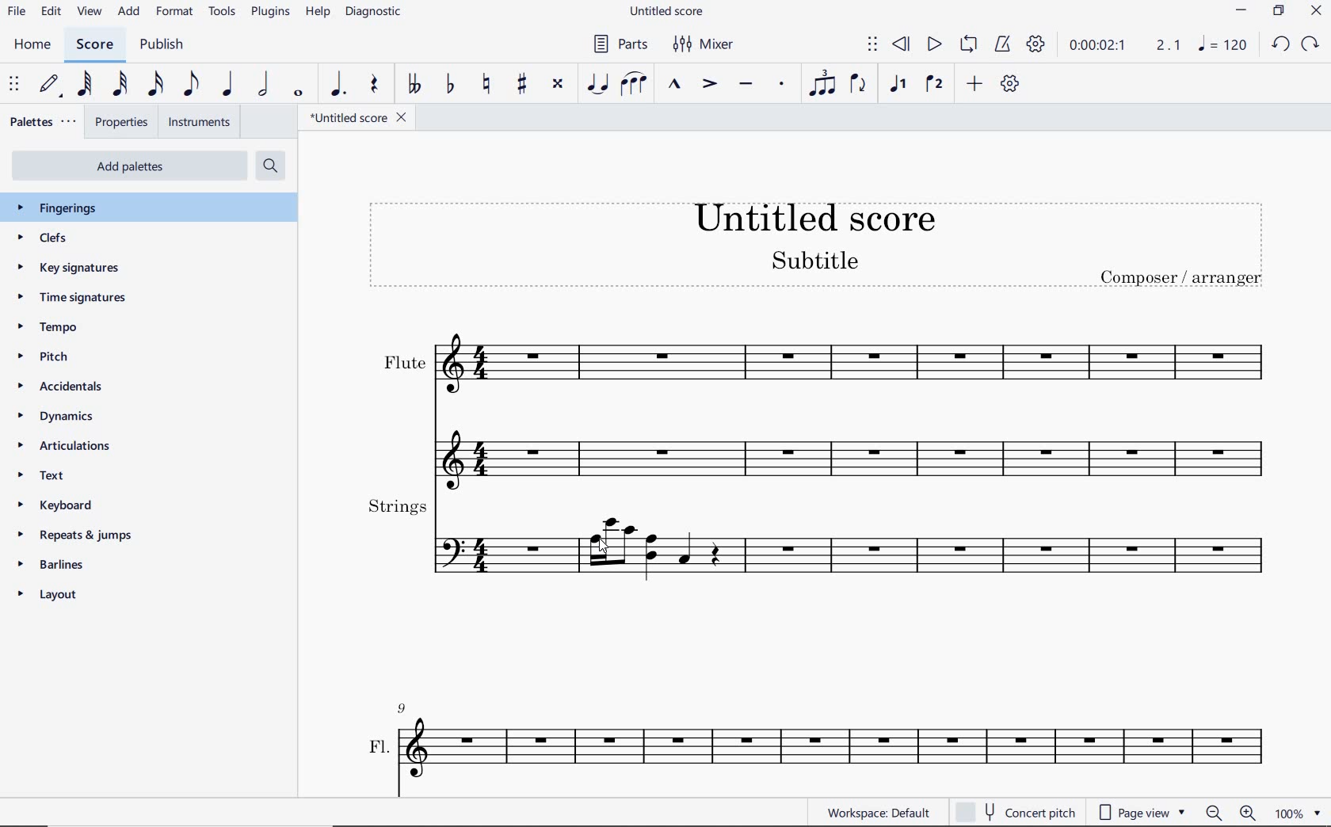  I want to click on 32nd note, so click(120, 82).